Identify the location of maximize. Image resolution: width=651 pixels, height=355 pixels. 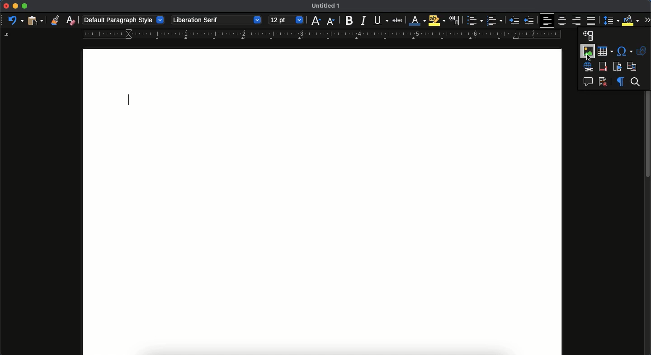
(25, 5).